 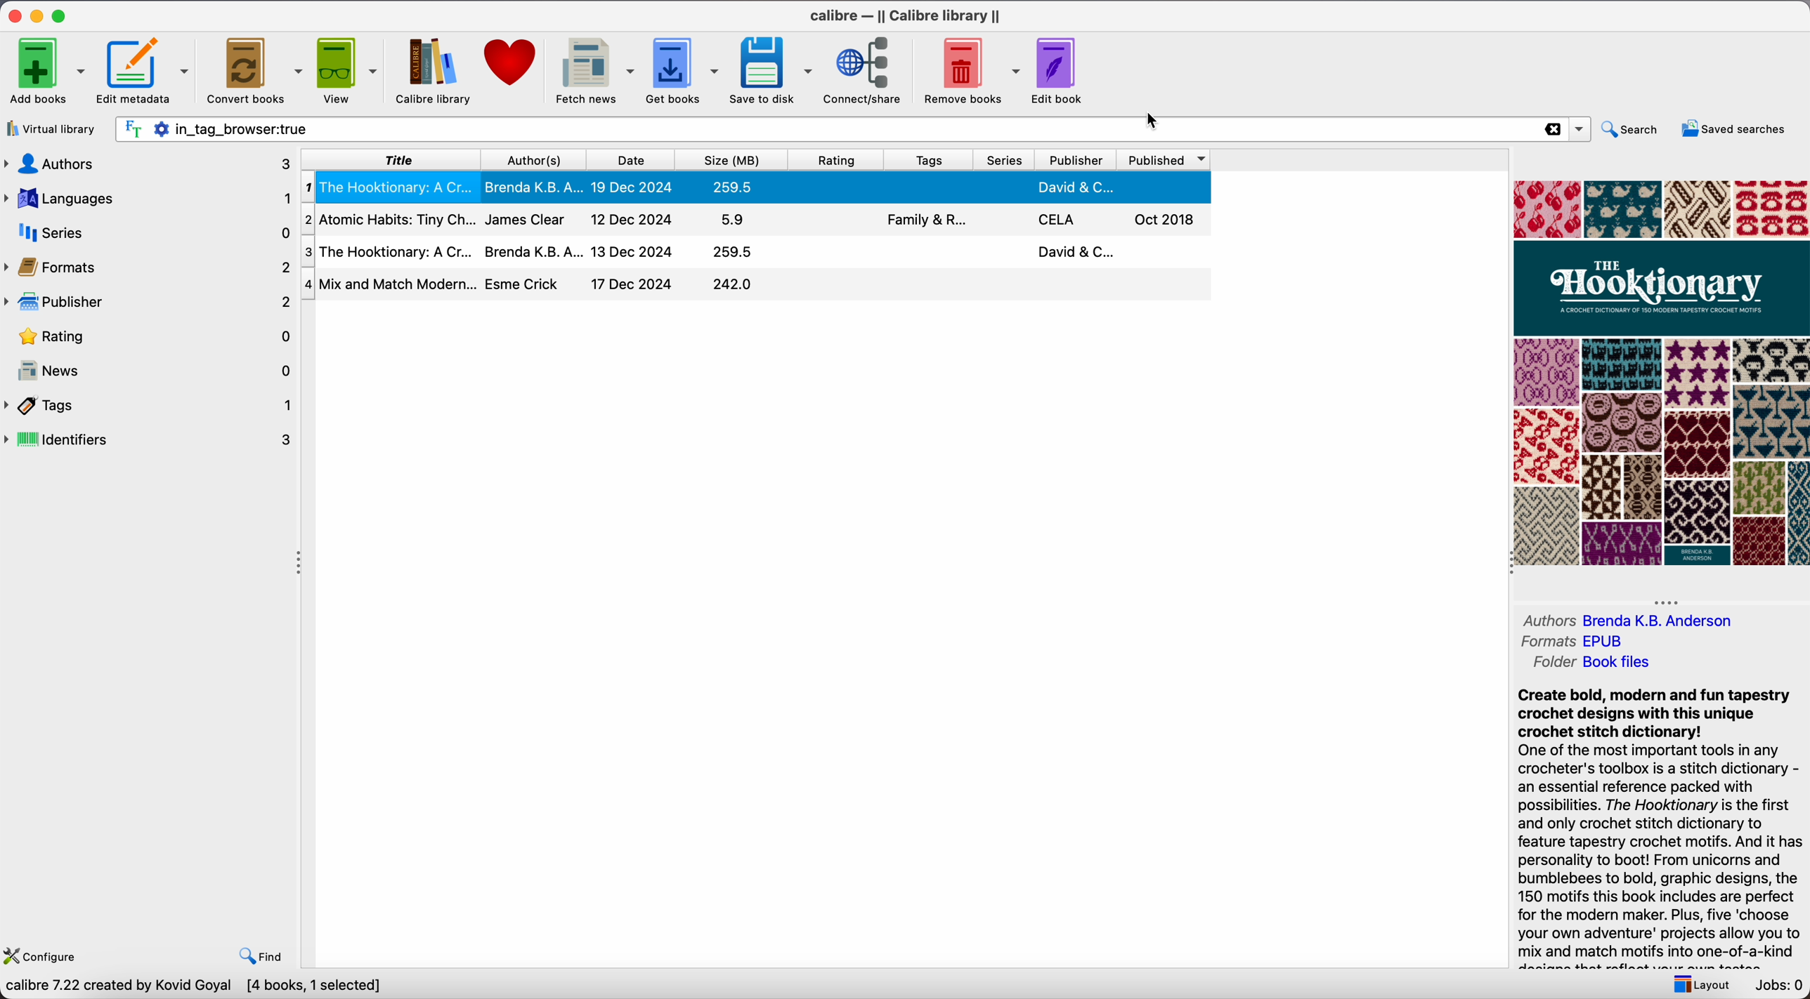 I want to click on connect/share, so click(x=868, y=70).